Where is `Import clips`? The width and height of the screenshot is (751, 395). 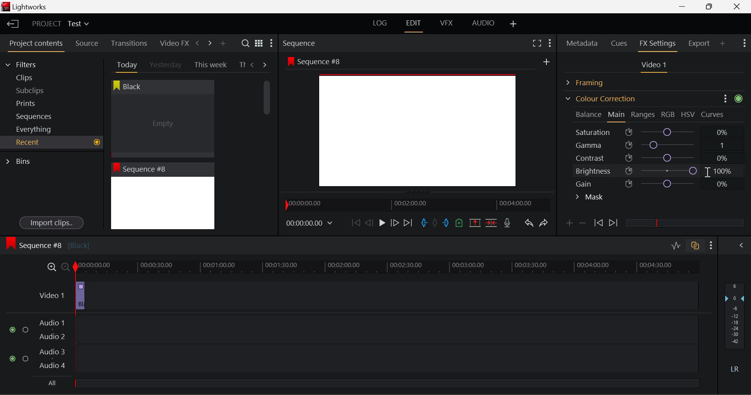 Import clips is located at coordinates (51, 223).